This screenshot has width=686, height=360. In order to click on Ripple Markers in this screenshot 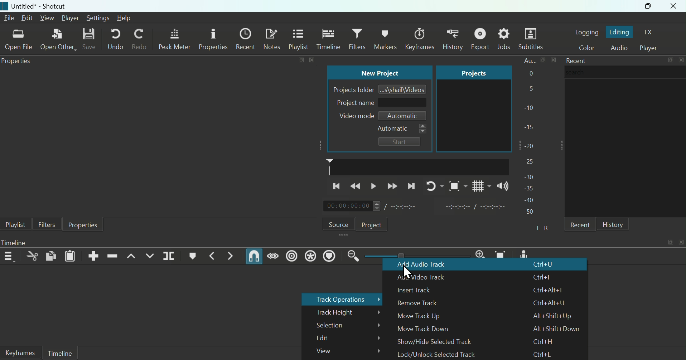, I will do `click(330, 257)`.